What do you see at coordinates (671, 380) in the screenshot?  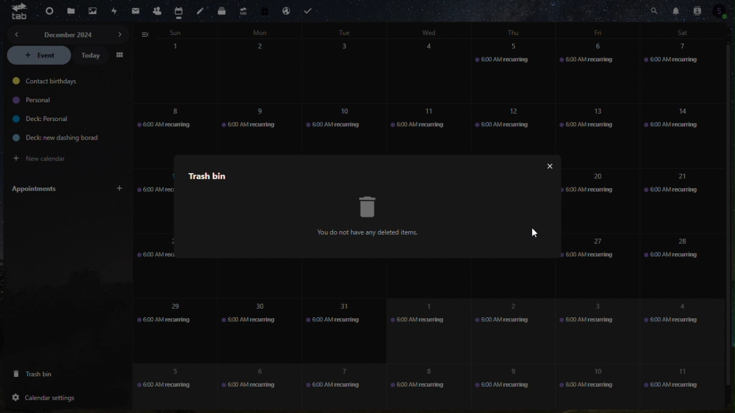 I see `11` at bounding box center [671, 380].